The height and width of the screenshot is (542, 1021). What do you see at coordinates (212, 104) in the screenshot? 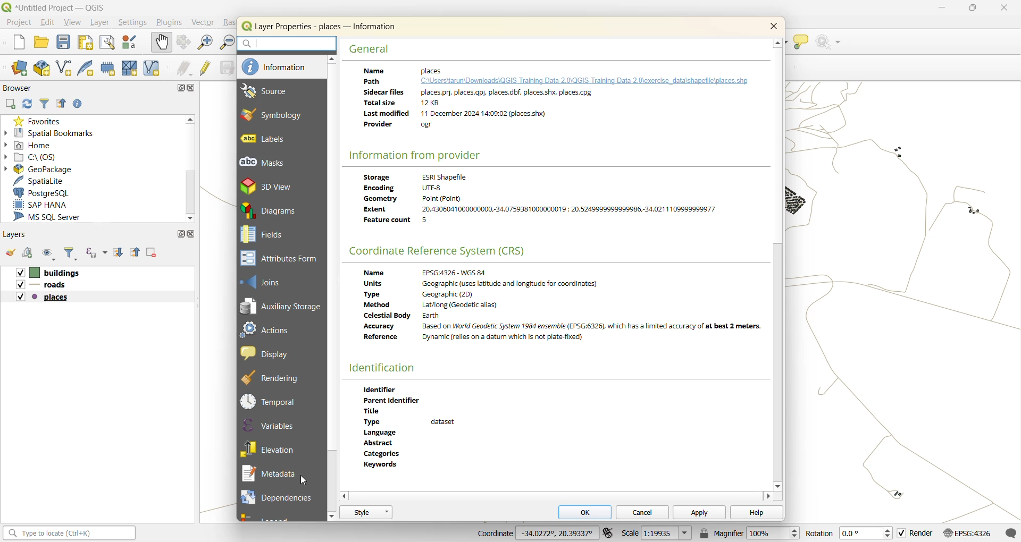
I see `close` at bounding box center [212, 104].